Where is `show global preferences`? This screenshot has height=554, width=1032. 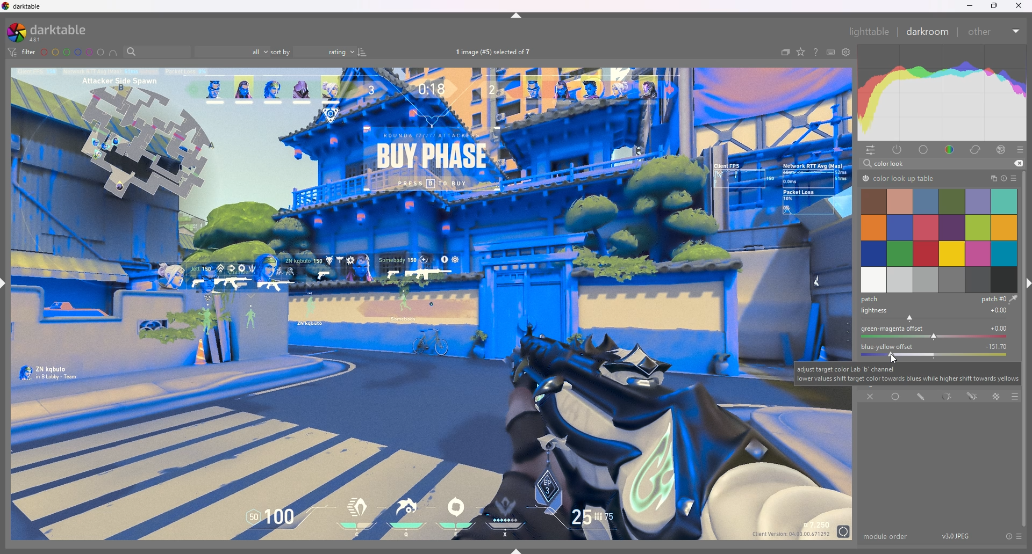
show global preferences is located at coordinates (847, 52).